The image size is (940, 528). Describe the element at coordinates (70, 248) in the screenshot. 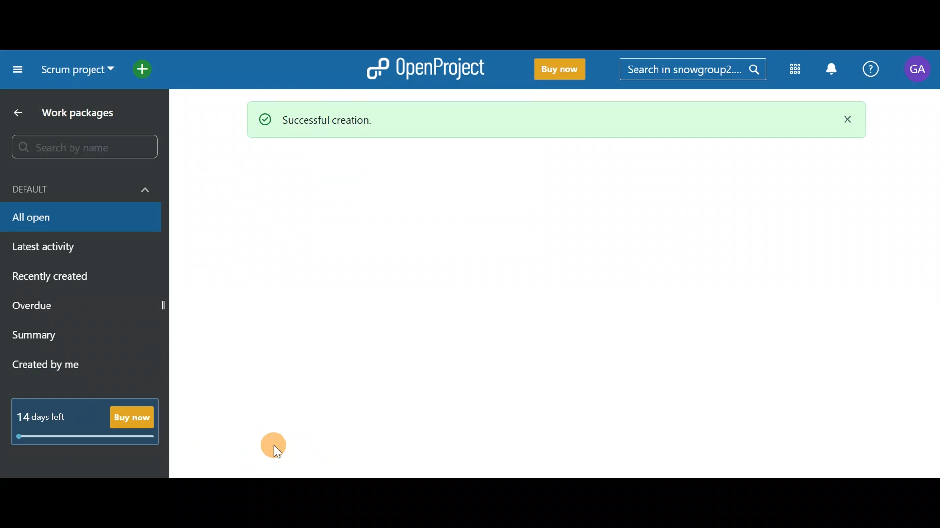

I see `Latest activity` at that location.